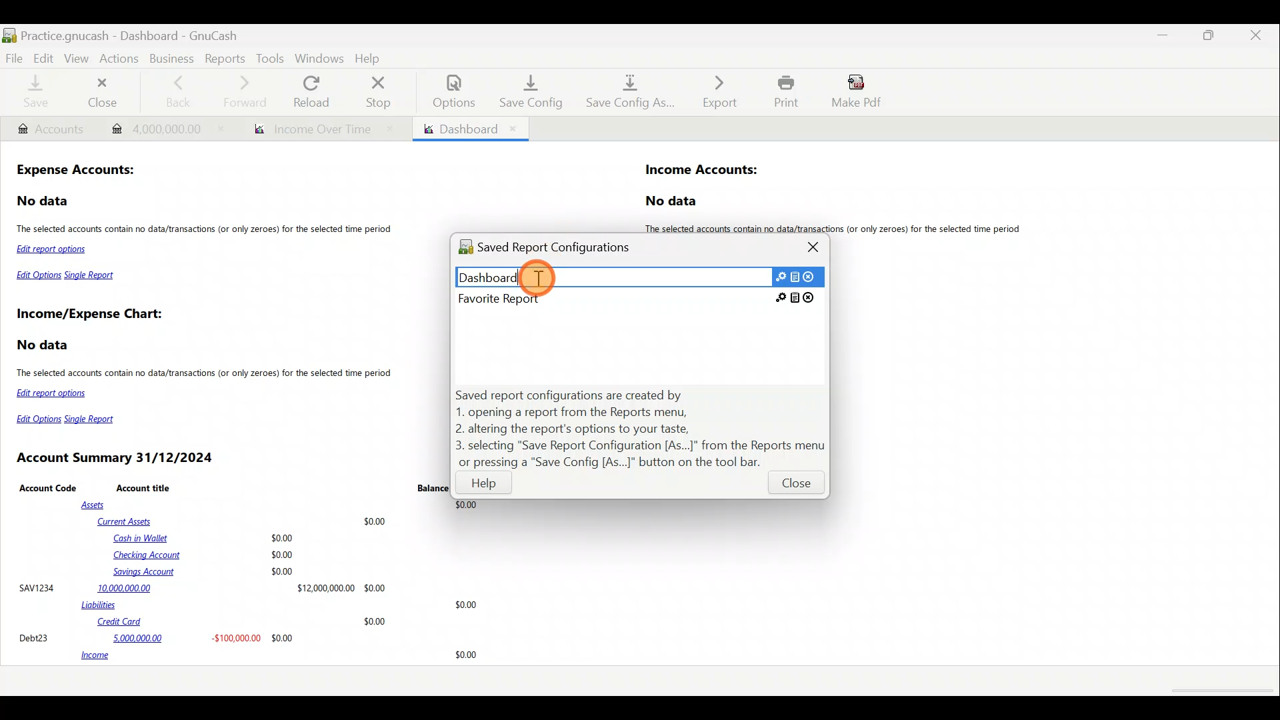  I want to click on File, so click(15, 57).